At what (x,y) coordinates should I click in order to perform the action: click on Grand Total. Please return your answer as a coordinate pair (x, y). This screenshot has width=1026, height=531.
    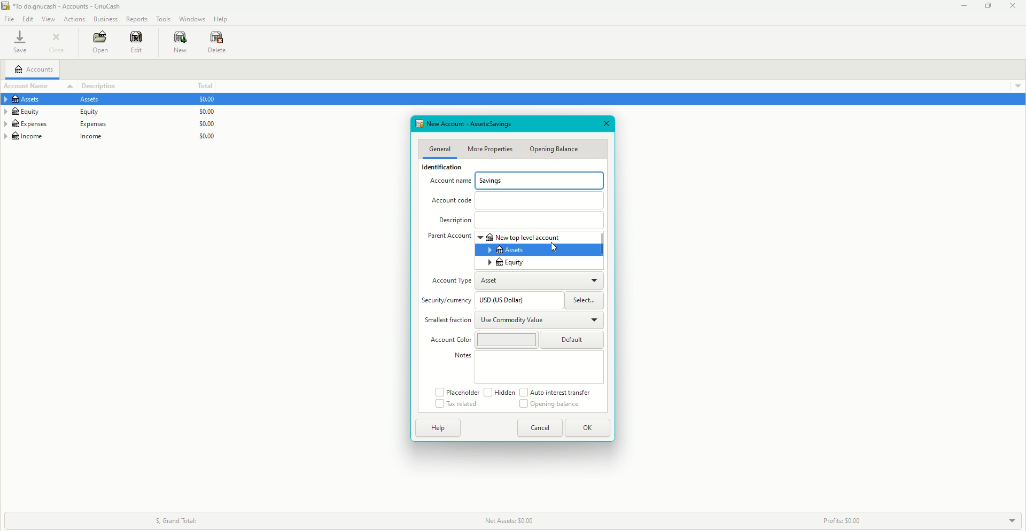
    Looking at the image, I should click on (175, 519).